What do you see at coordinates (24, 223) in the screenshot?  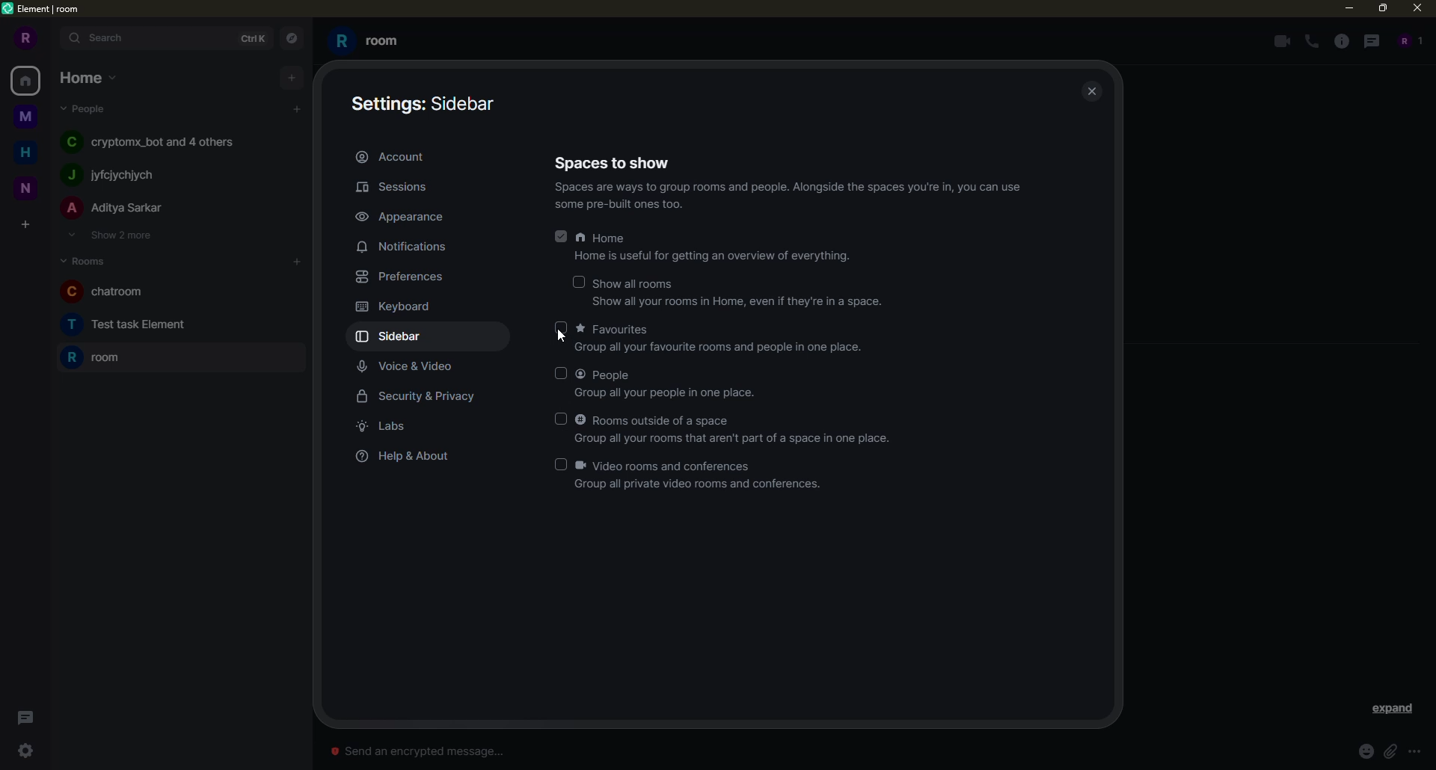 I see `create space` at bounding box center [24, 223].